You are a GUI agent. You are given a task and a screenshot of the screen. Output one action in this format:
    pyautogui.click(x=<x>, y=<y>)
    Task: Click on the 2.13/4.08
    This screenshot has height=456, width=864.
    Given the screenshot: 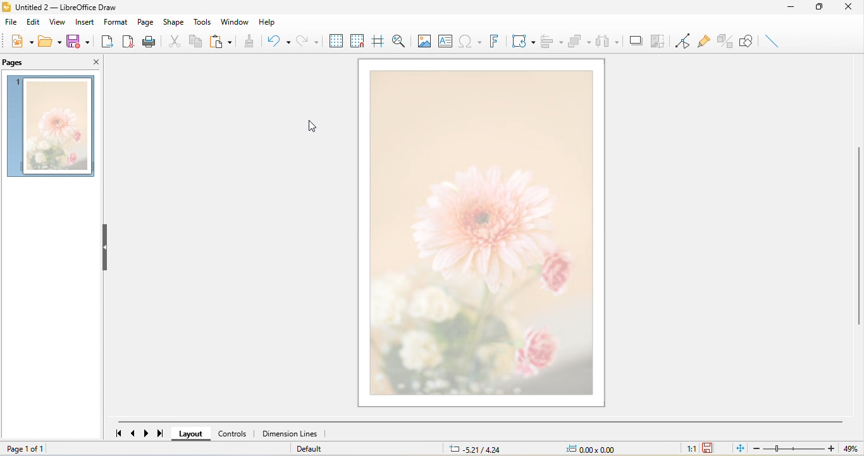 What is the action you would take?
    pyautogui.click(x=476, y=449)
    